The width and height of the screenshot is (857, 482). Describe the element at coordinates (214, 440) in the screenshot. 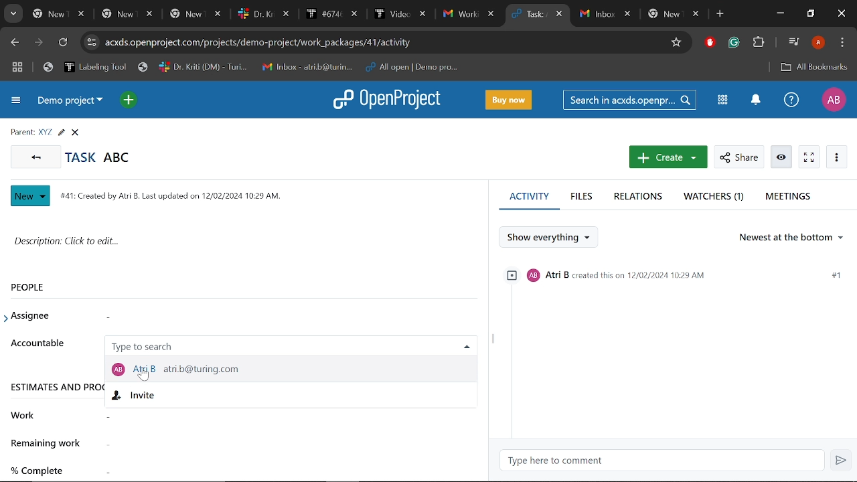

I see `Remaining work` at that location.